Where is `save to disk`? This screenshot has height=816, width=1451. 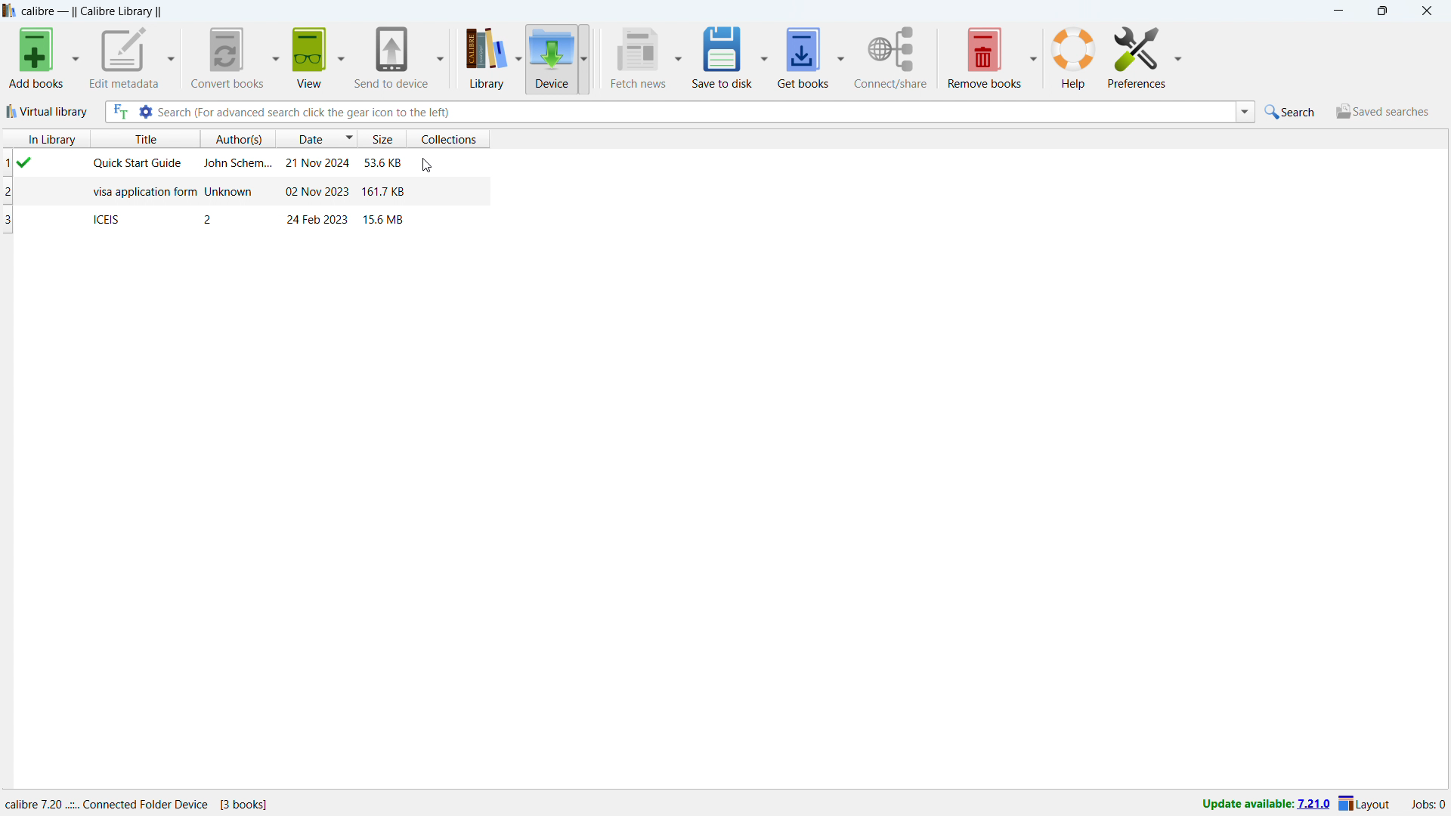 save to disk is located at coordinates (721, 57).